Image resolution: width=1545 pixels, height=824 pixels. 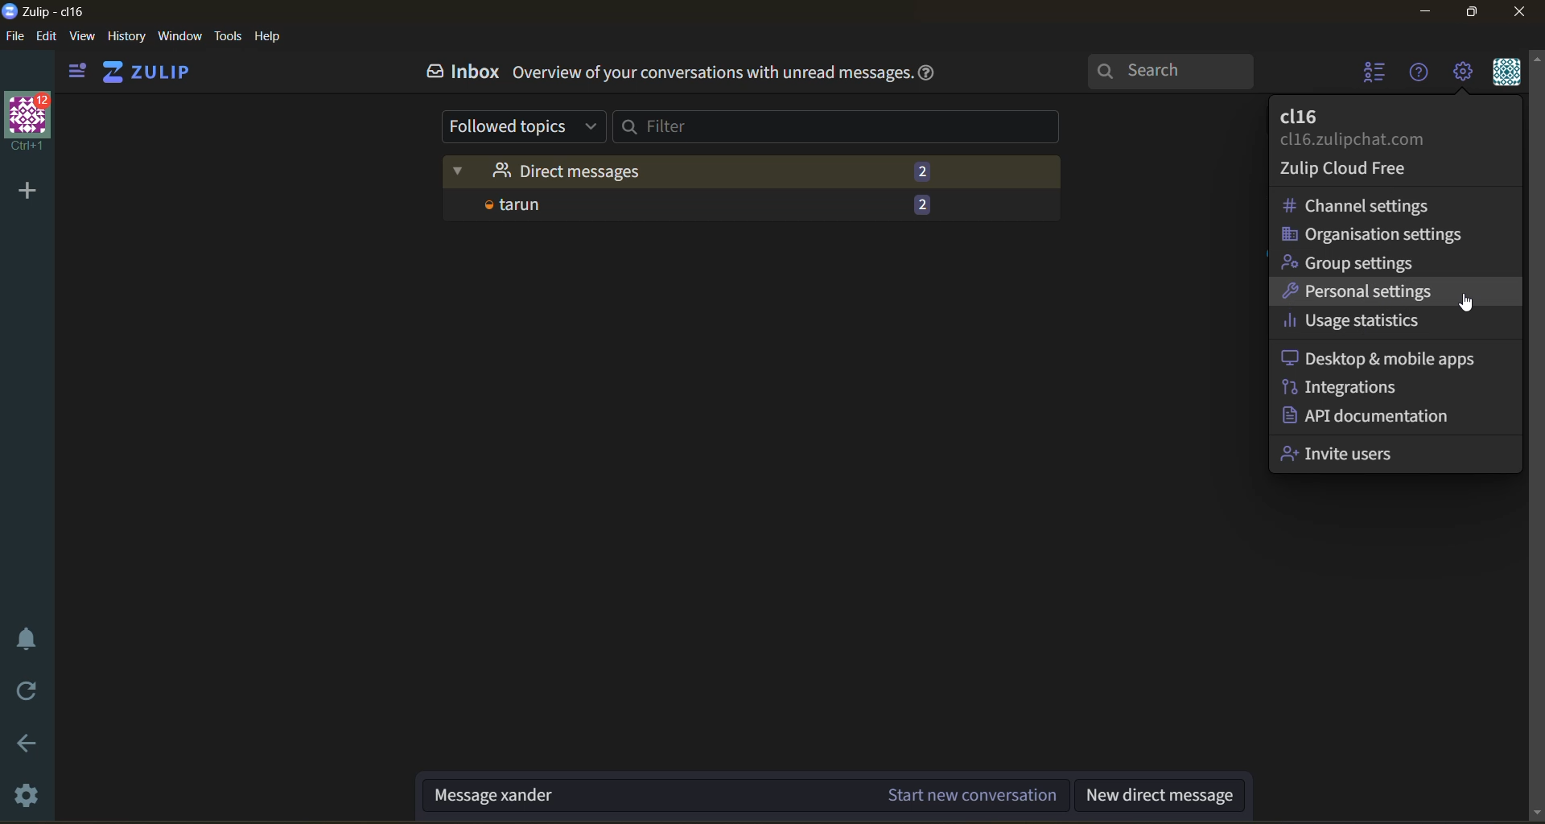 What do you see at coordinates (1535, 438) in the screenshot?
I see `Scroll bar` at bounding box center [1535, 438].